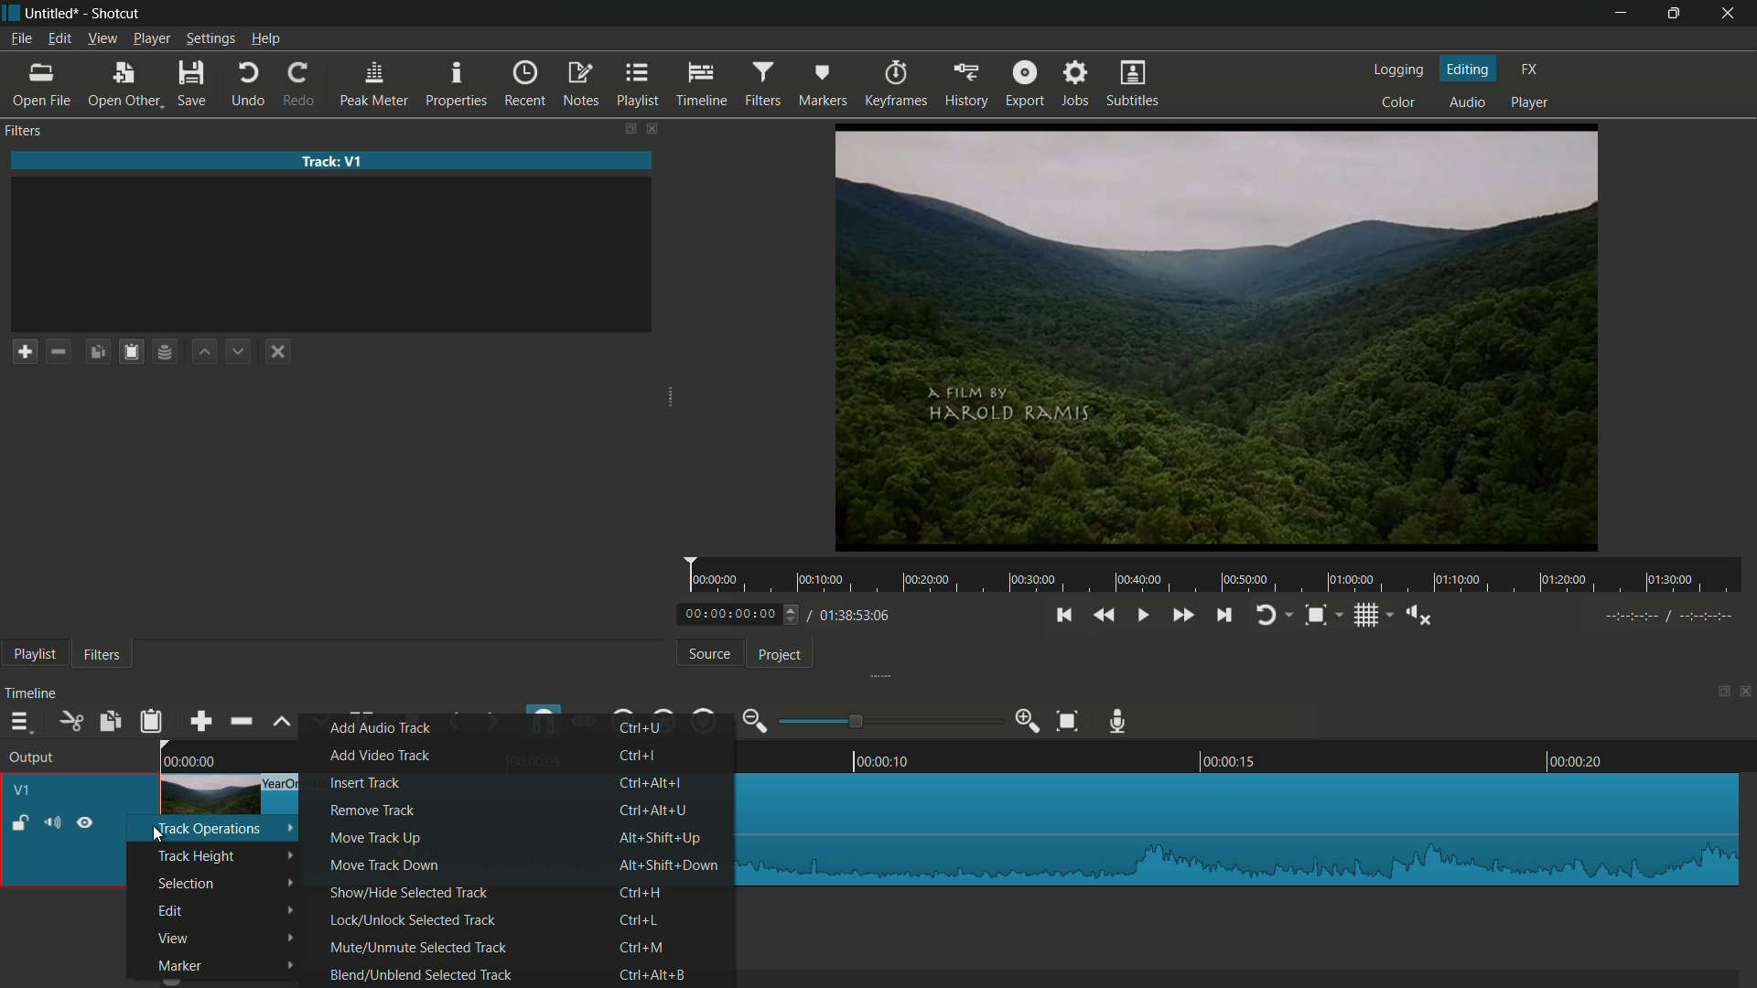  I want to click on toggle grid, so click(1364, 615).